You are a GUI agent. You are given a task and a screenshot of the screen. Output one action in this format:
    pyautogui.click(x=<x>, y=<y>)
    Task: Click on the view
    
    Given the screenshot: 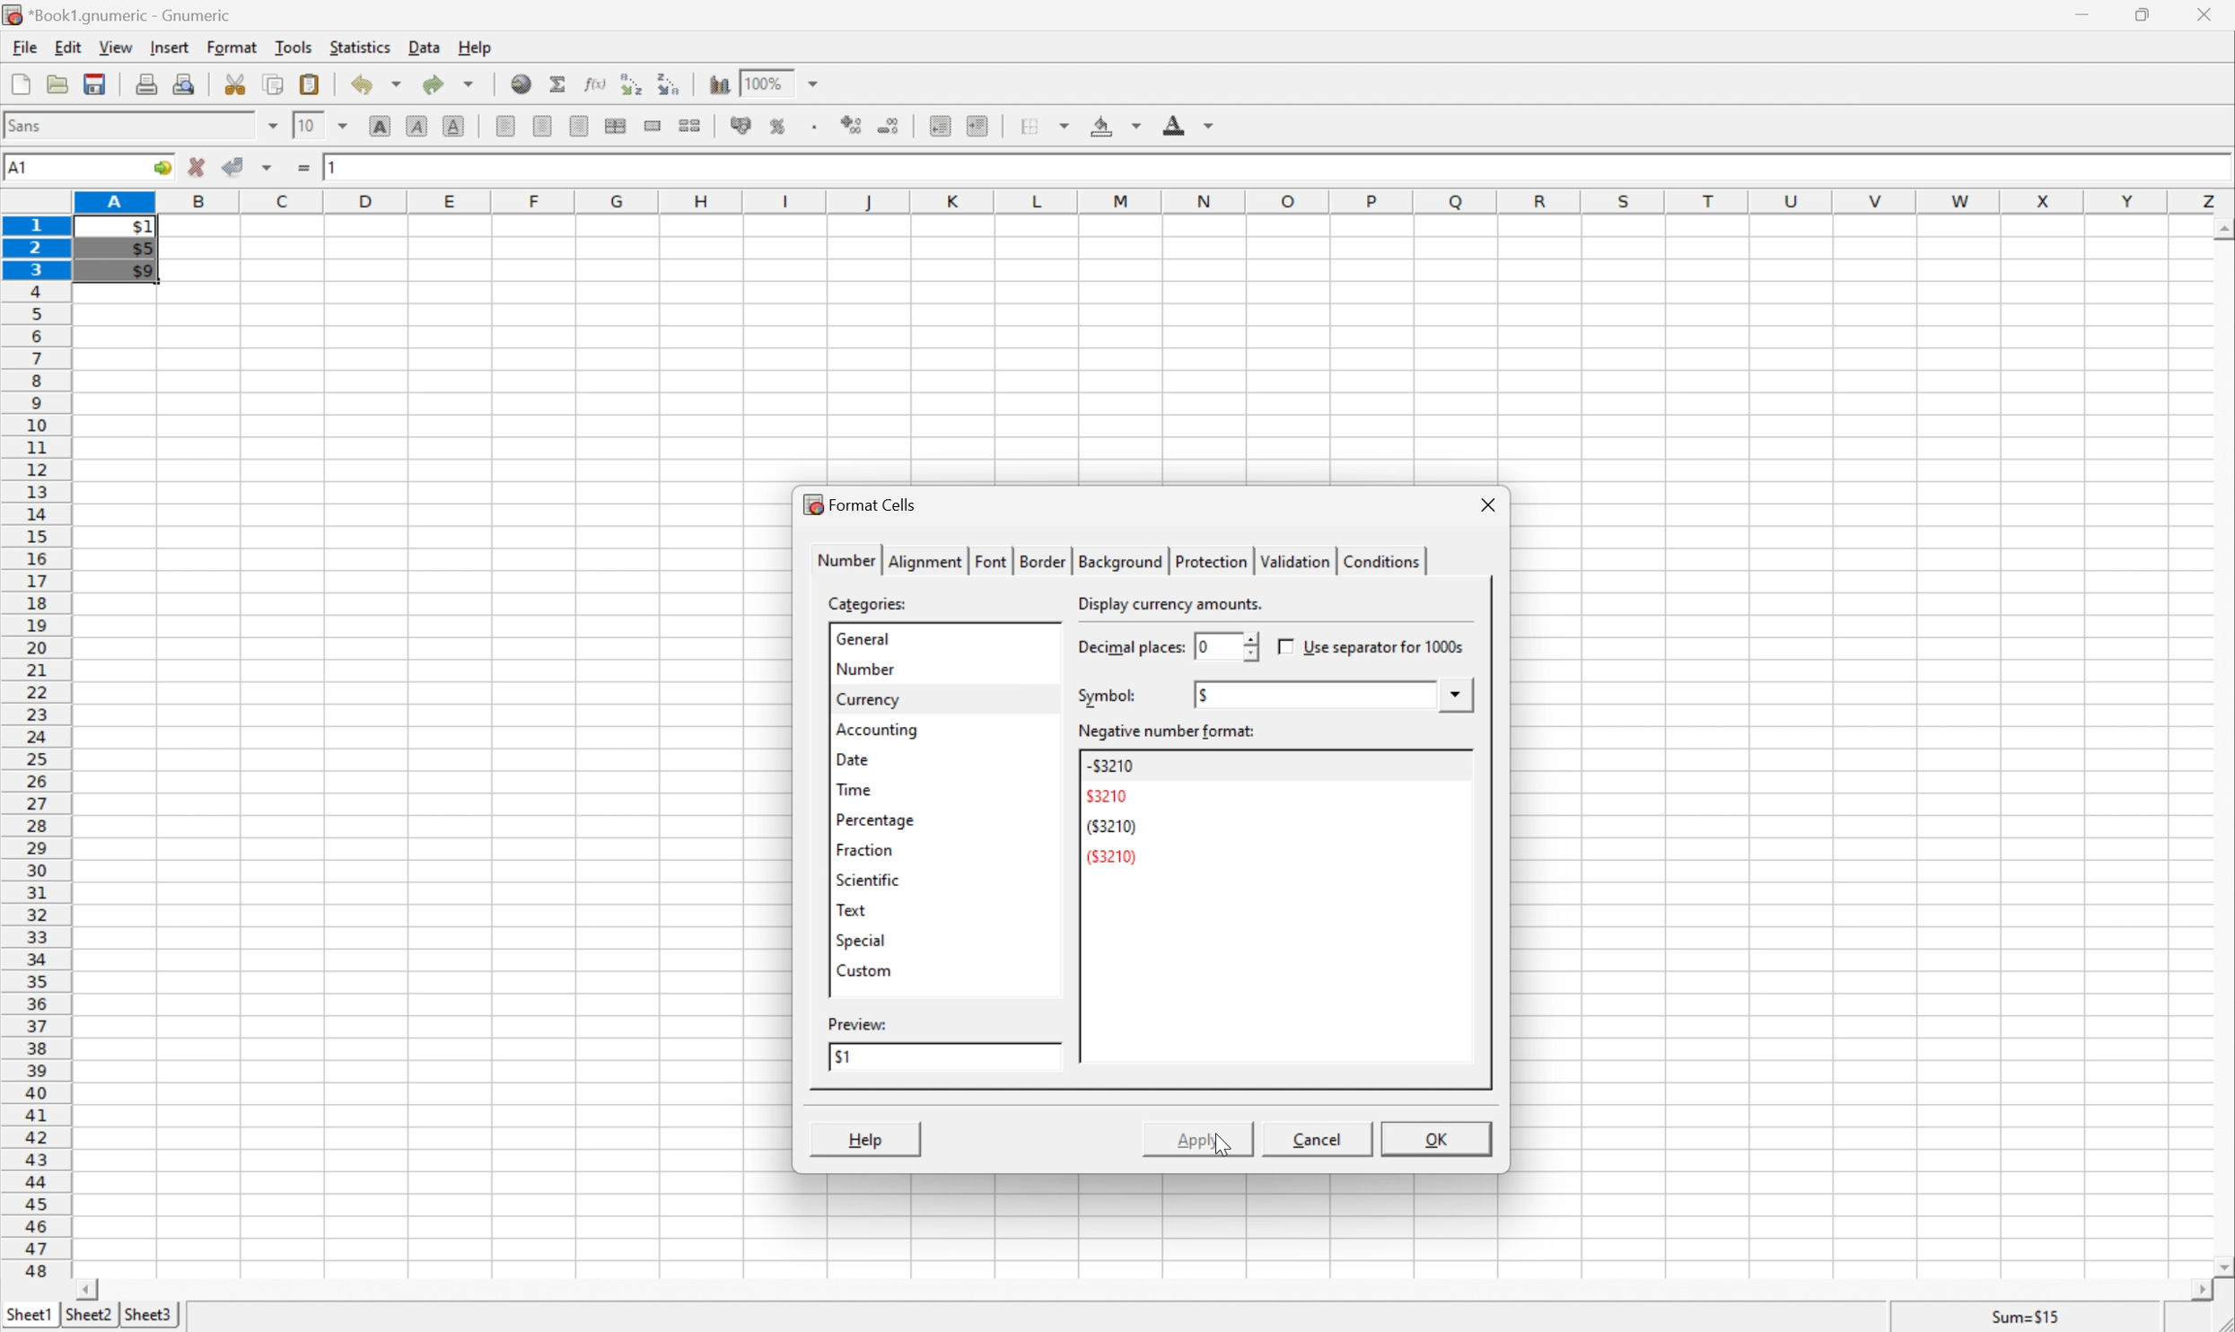 What is the action you would take?
    pyautogui.click(x=118, y=47)
    